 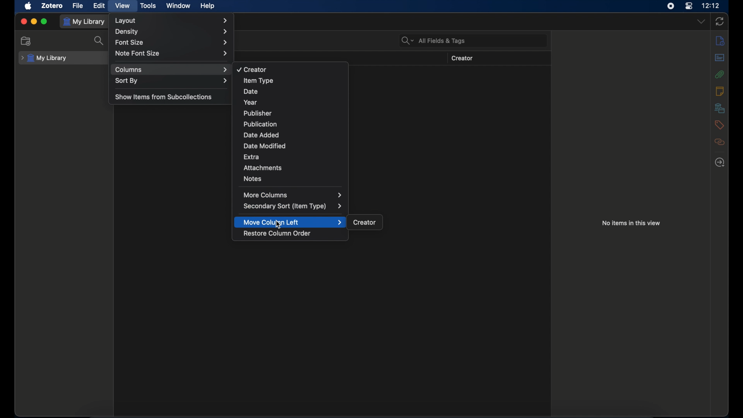 What do you see at coordinates (265, 146) in the screenshot?
I see `date modified` at bounding box center [265, 146].